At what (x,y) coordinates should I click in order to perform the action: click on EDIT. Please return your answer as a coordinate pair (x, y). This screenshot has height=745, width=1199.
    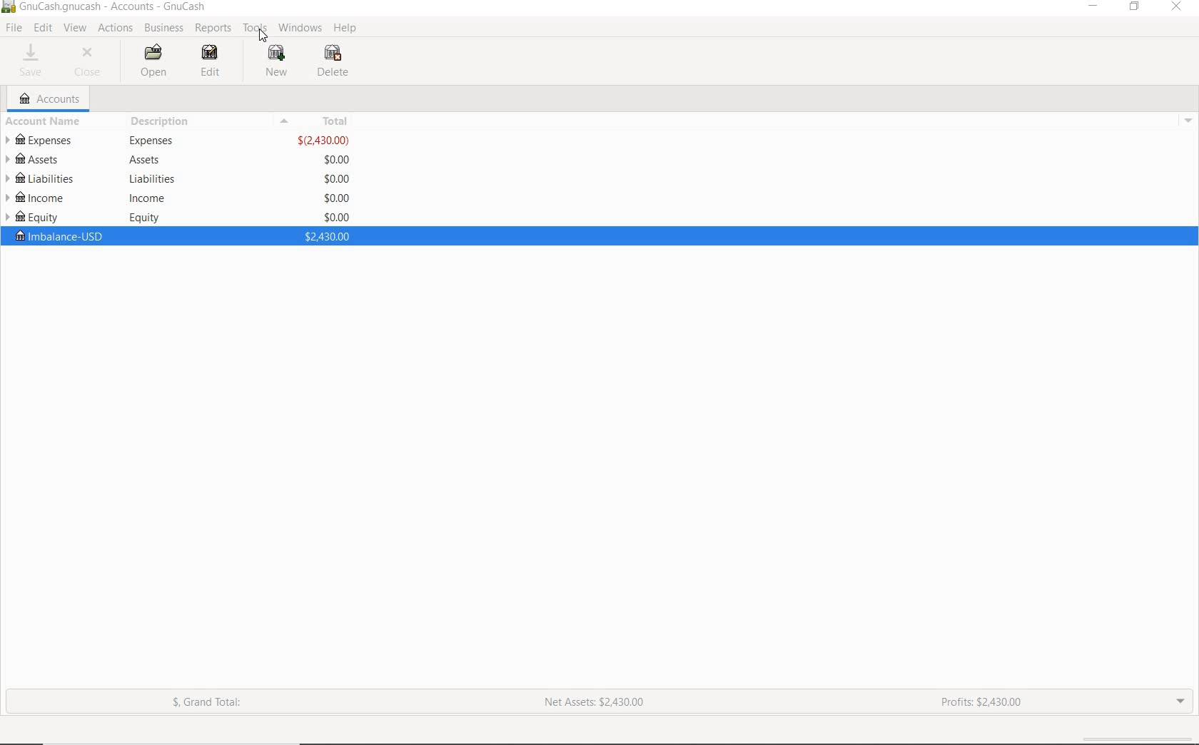
    Looking at the image, I should click on (218, 62).